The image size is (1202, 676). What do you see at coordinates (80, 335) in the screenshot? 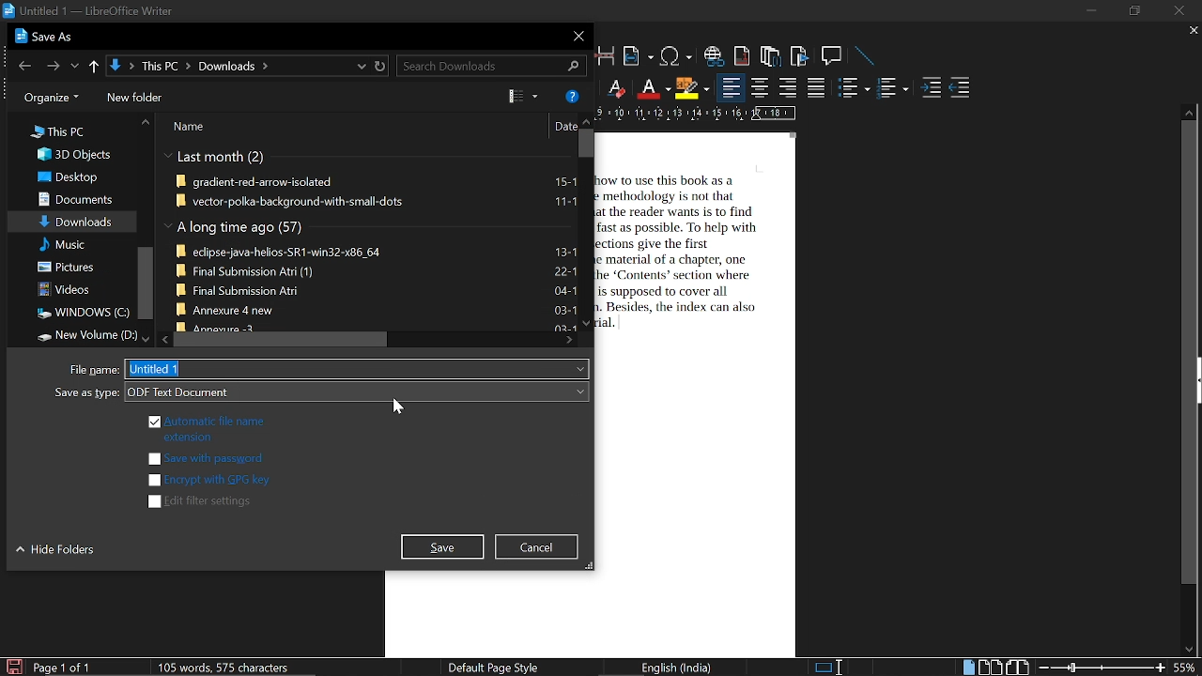
I see `New Volume D` at bounding box center [80, 335].